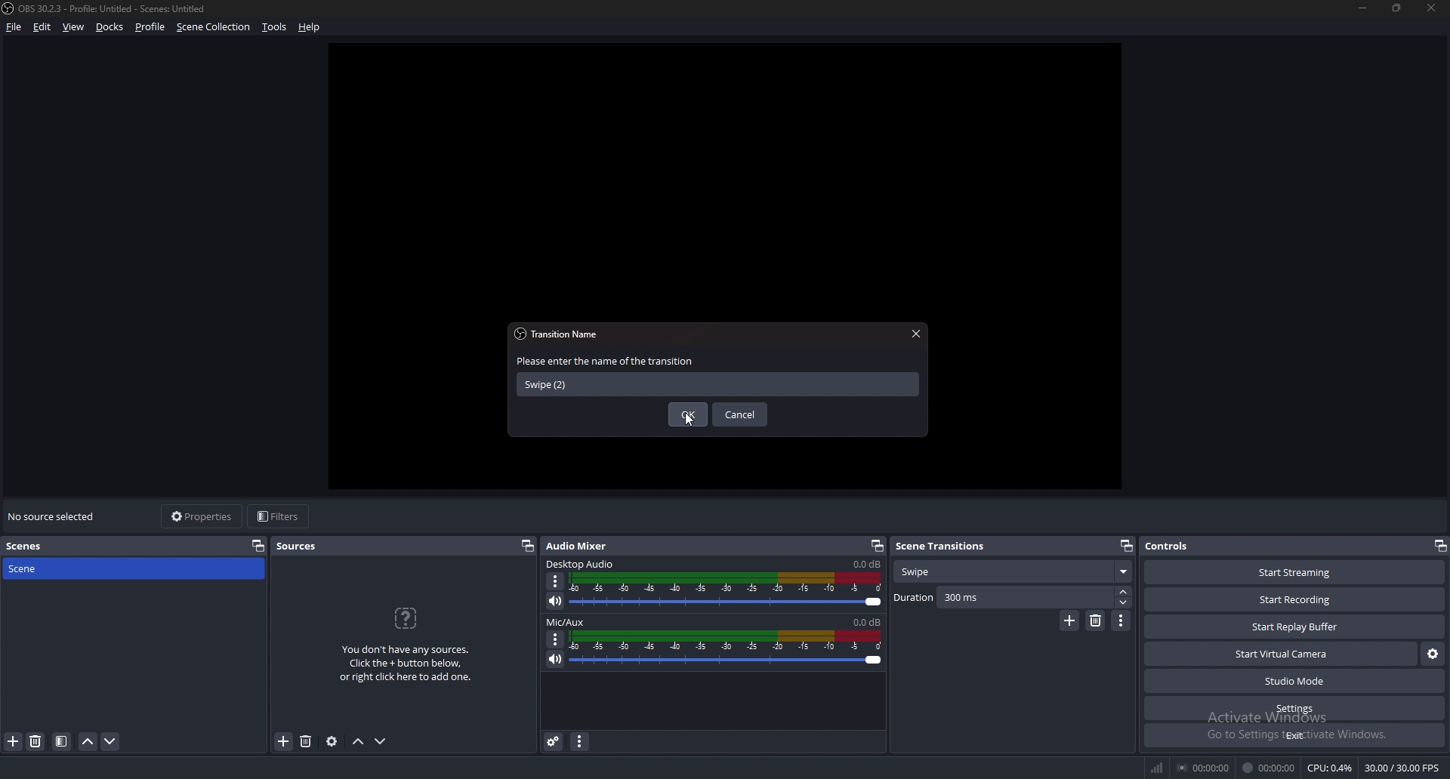 The image size is (1450, 779). I want to click on transition, so click(1013, 571).